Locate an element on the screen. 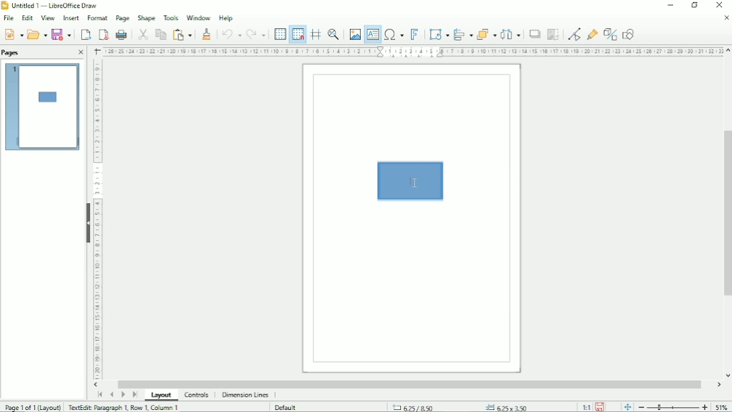 The height and width of the screenshot is (412, 732). Untitled 1 - LibreOffice Draw is located at coordinates (52, 5).